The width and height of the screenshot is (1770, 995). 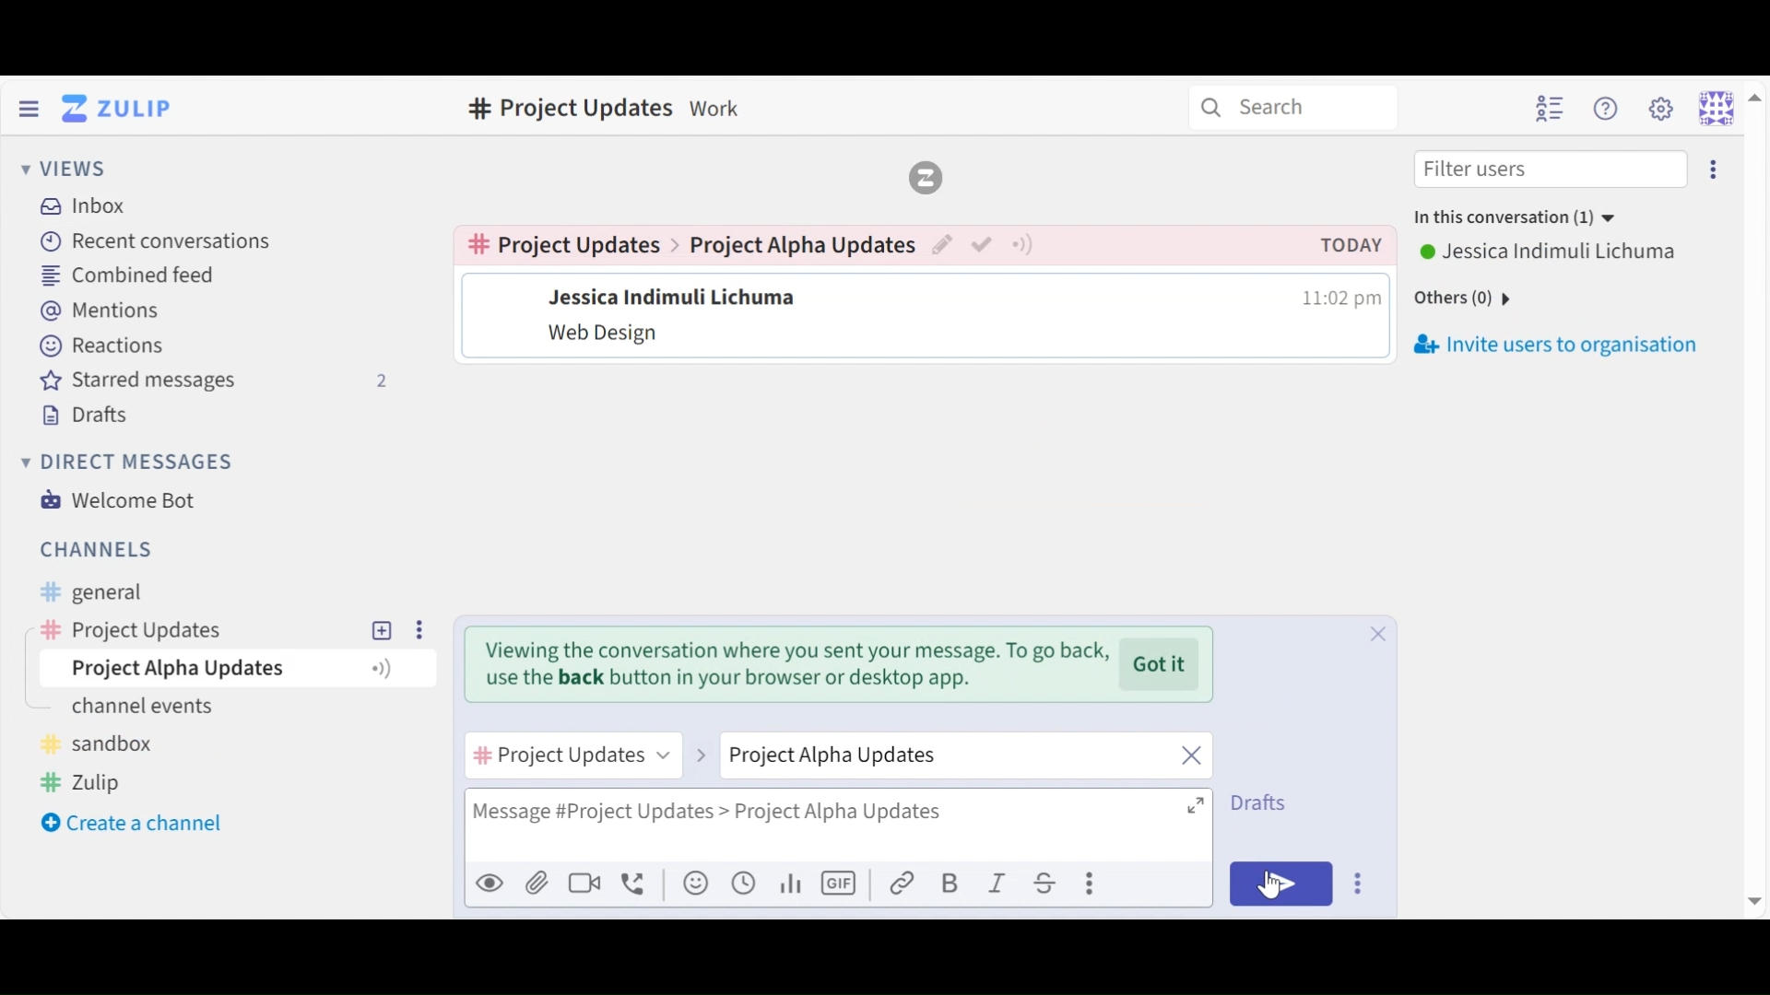 I want to click on Combined feed, so click(x=141, y=275).